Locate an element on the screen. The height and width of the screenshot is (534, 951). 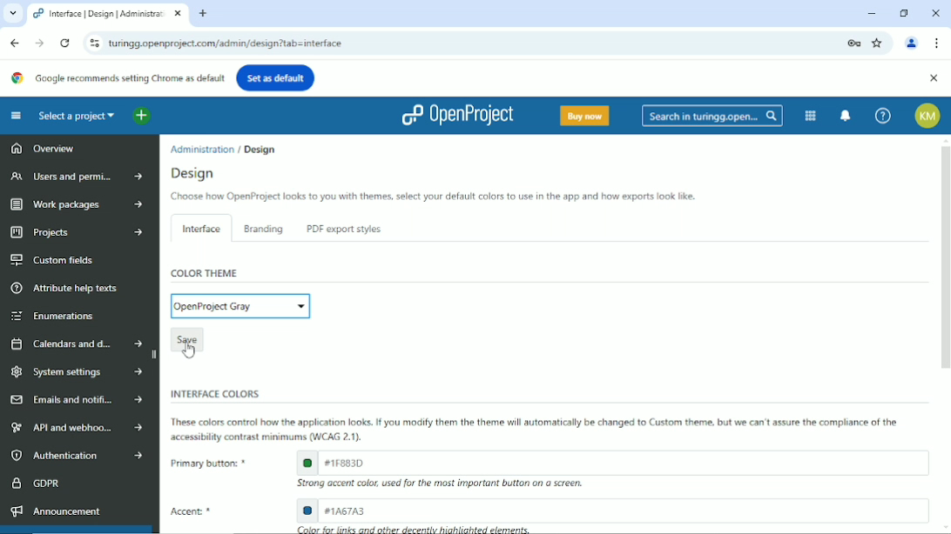
API and webhooks is located at coordinates (73, 428).